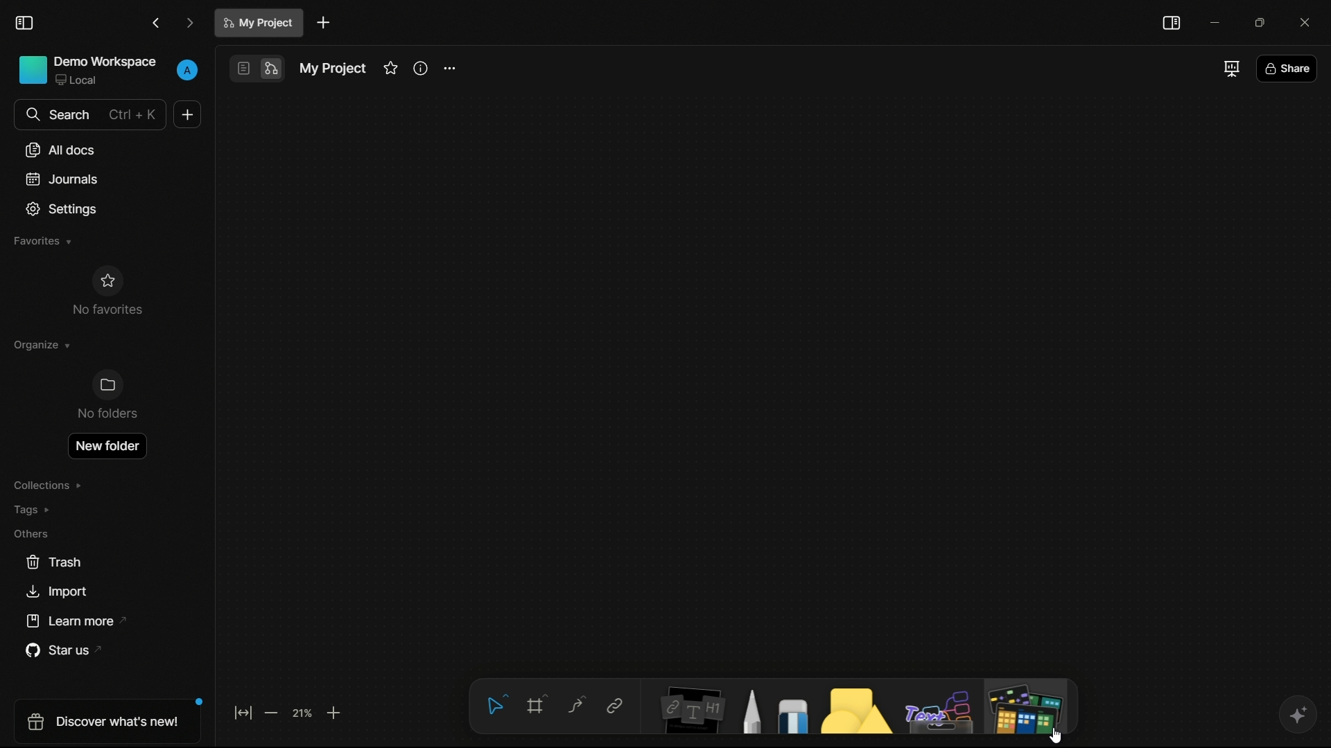 The width and height of the screenshot is (1331, 748). I want to click on minimize, so click(1213, 20).